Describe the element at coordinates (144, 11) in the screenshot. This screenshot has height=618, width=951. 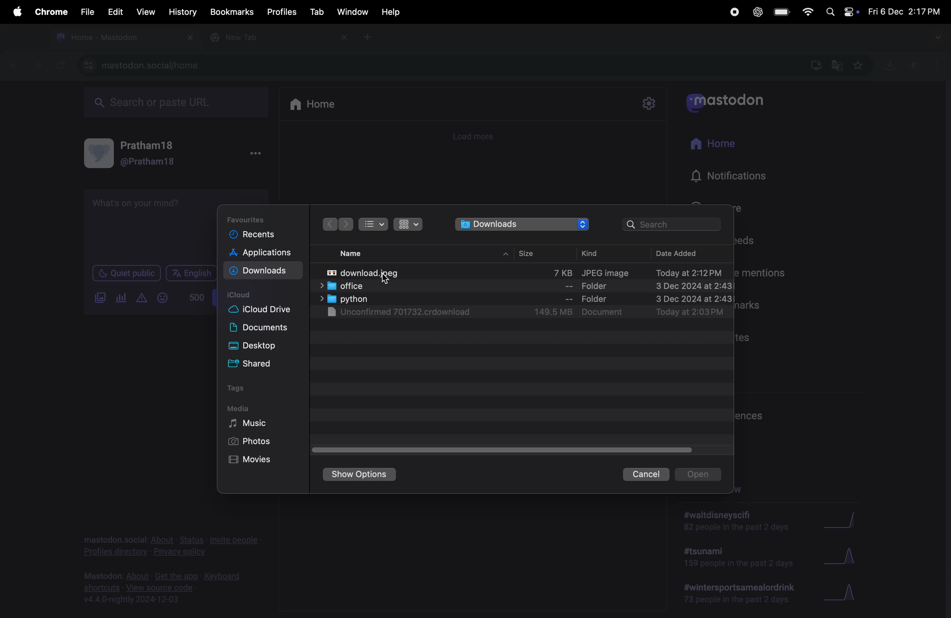
I see `view` at that location.